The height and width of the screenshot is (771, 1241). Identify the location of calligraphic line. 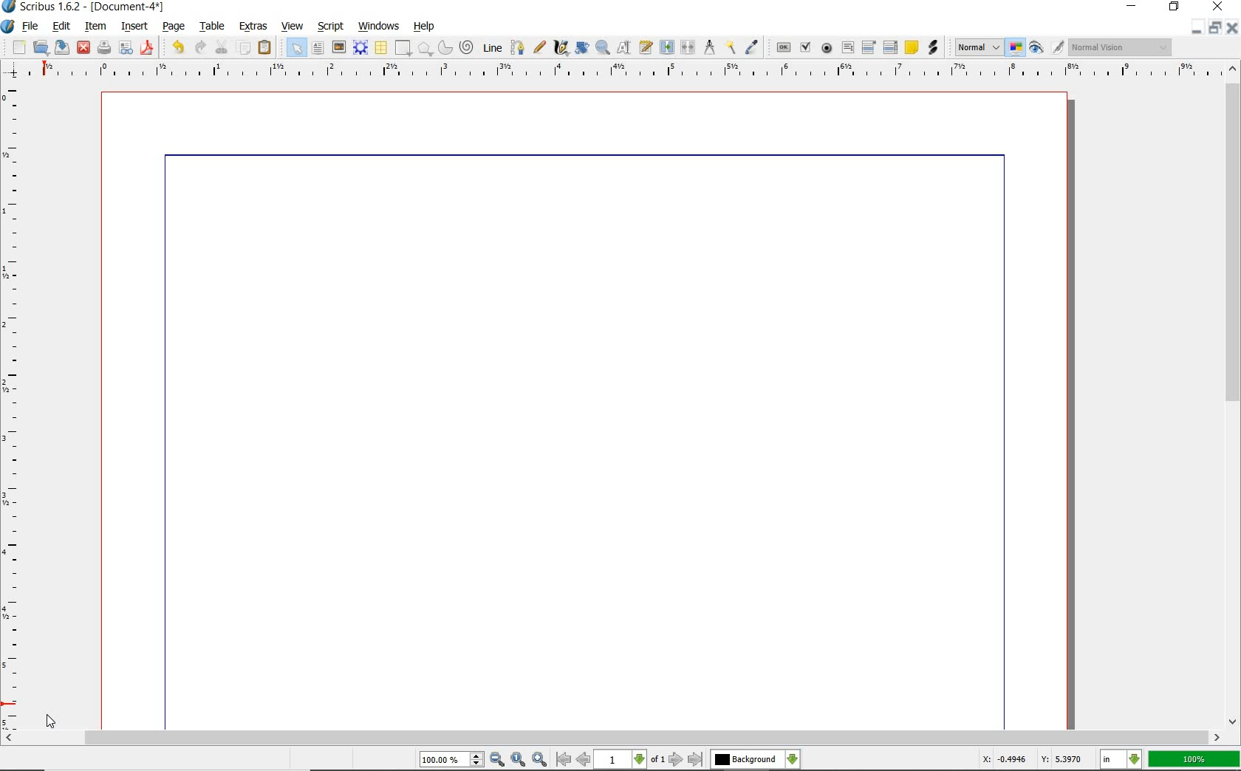
(561, 48).